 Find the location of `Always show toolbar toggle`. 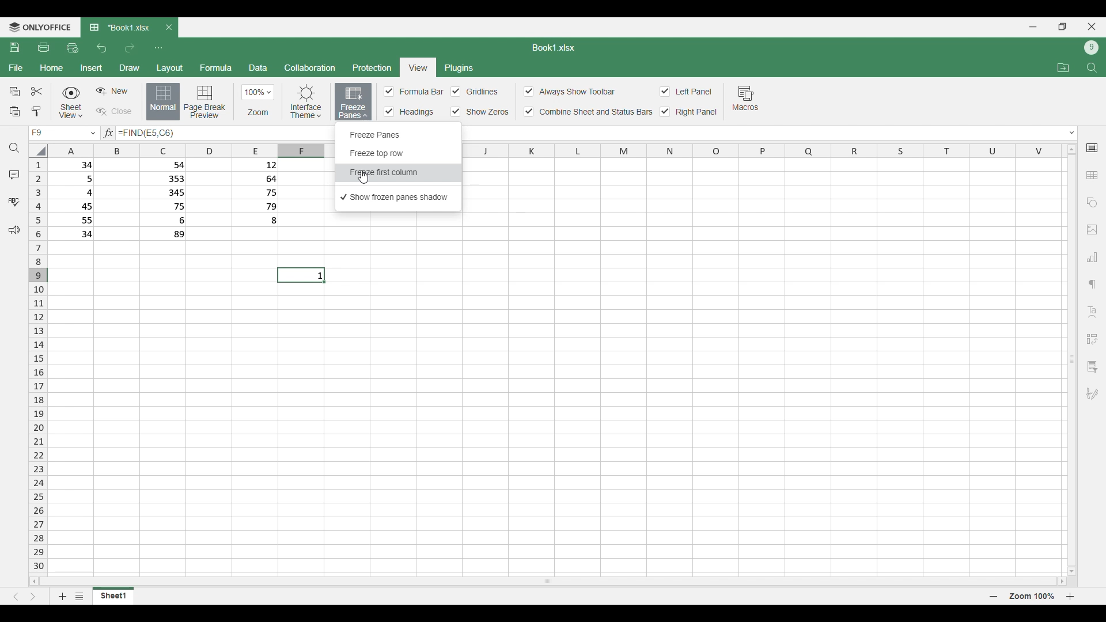

Always show toolbar toggle is located at coordinates (570, 92).